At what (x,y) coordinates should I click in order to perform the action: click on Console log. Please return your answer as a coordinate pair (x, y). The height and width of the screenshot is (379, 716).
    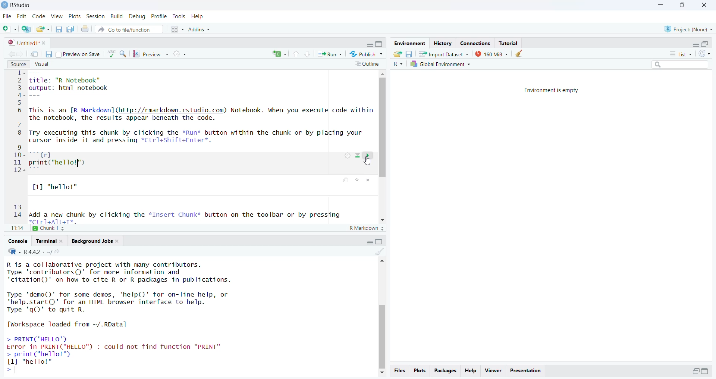
    Looking at the image, I should click on (130, 318).